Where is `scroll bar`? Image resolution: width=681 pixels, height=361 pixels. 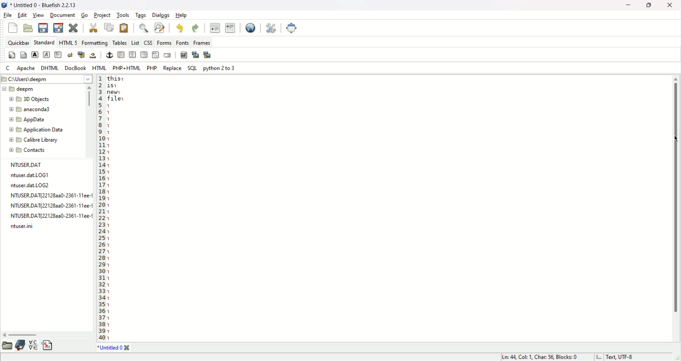
scroll bar is located at coordinates (90, 121).